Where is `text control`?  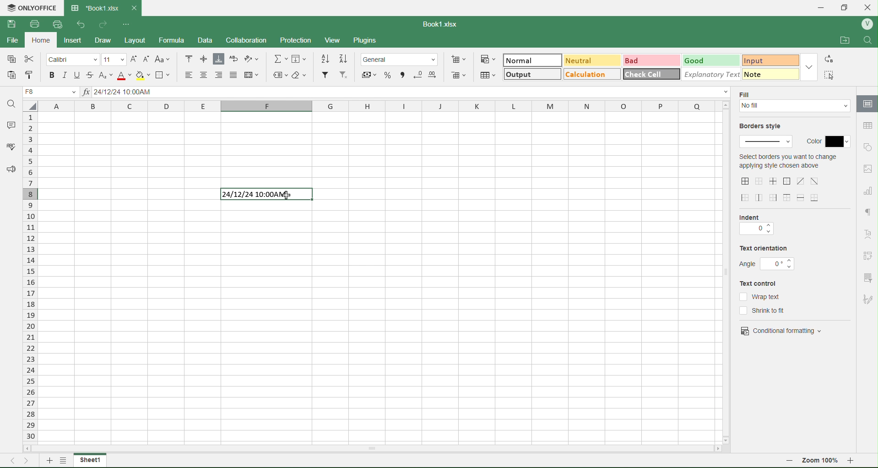 text control is located at coordinates (764, 283).